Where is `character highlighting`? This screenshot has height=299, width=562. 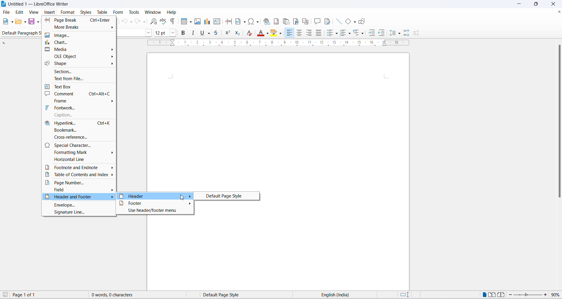 character highlighting is located at coordinates (274, 33).